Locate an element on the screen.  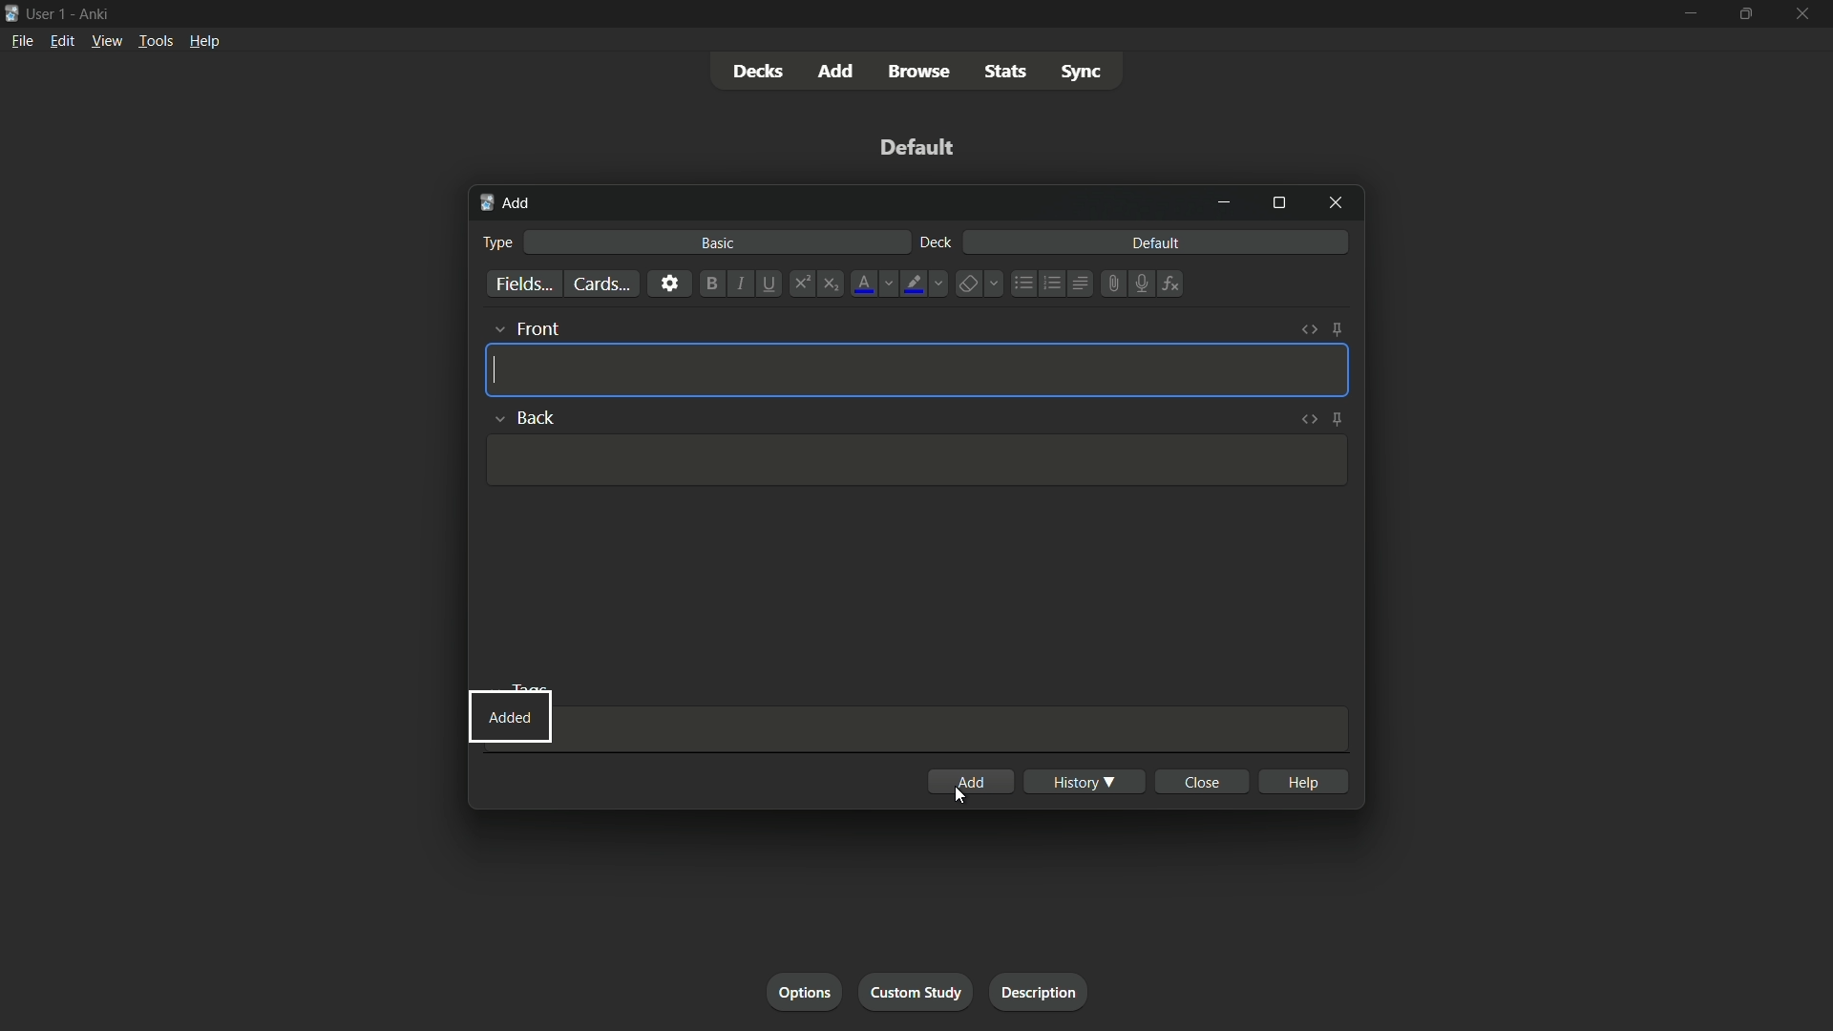
decks is located at coordinates (758, 72).